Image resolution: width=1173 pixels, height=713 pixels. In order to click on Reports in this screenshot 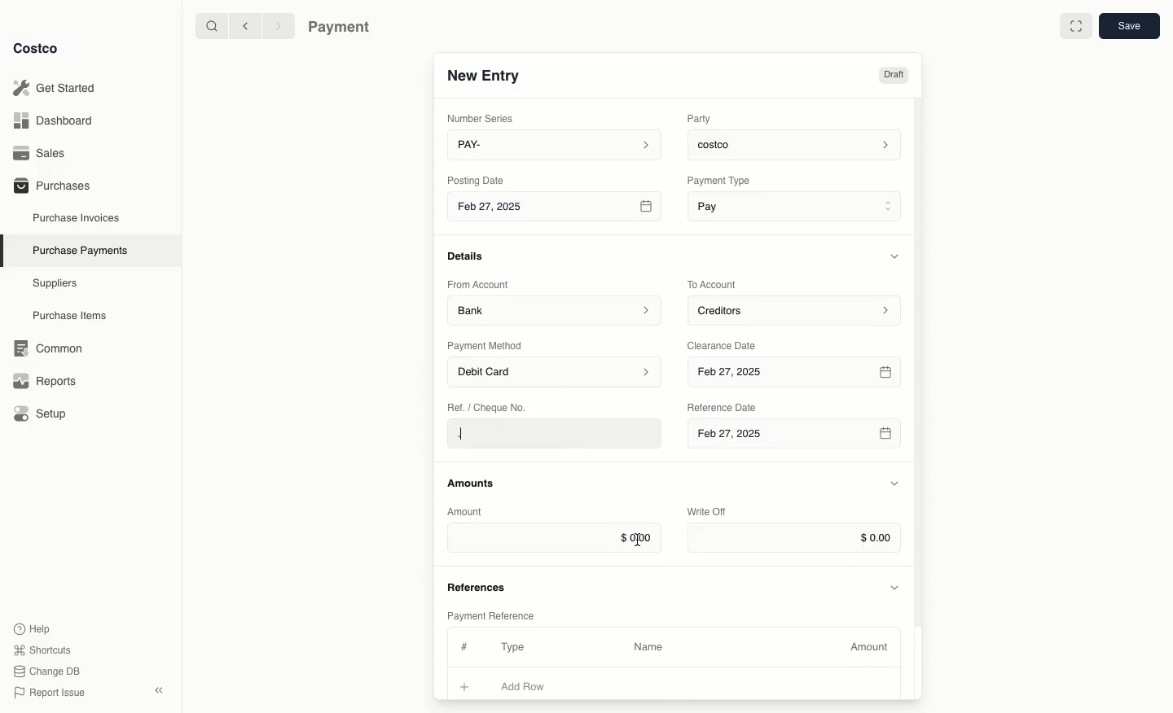, I will do `click(42, 378)`.